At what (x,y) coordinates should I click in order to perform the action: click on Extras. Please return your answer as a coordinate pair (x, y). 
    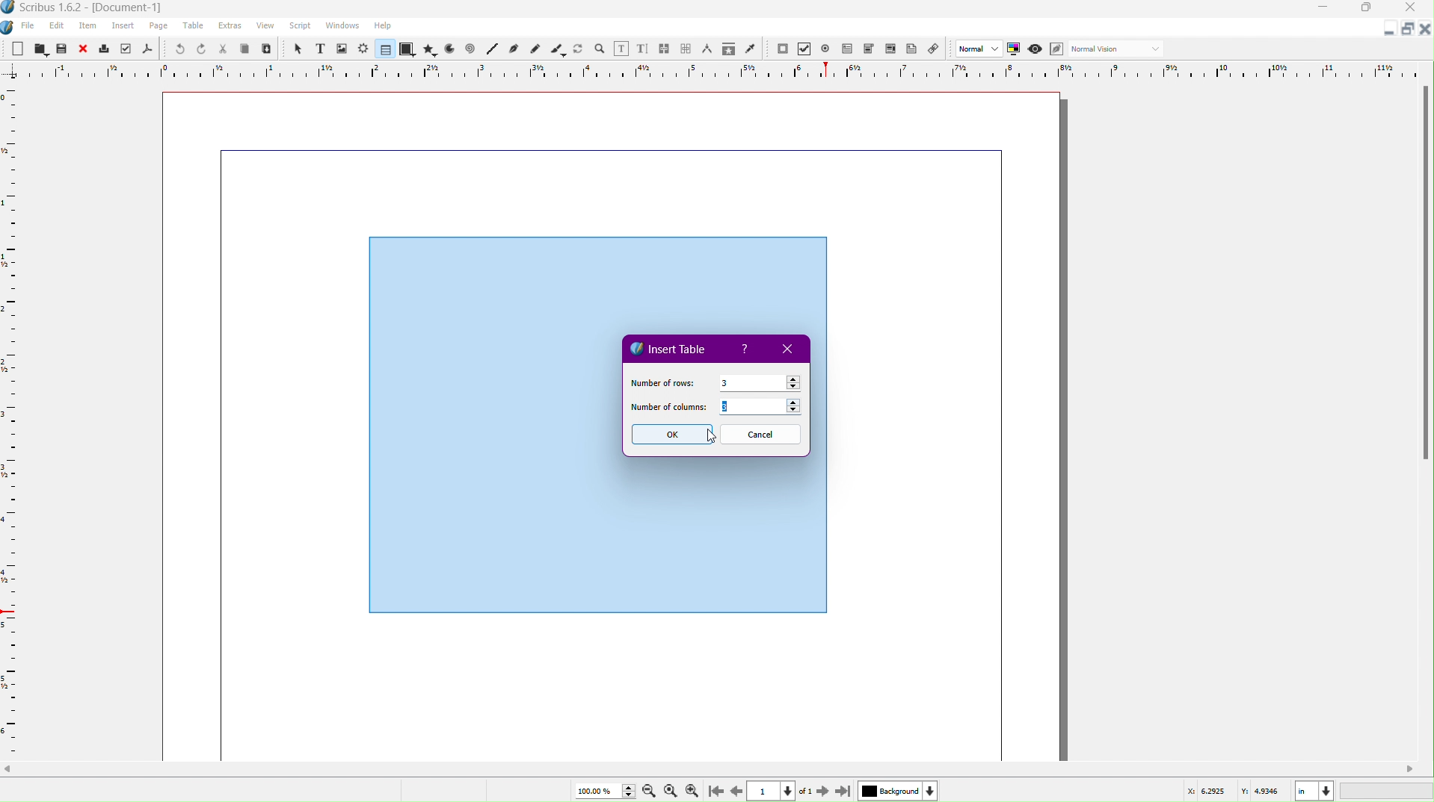
    Looking at the image, I should click on (231, 26).